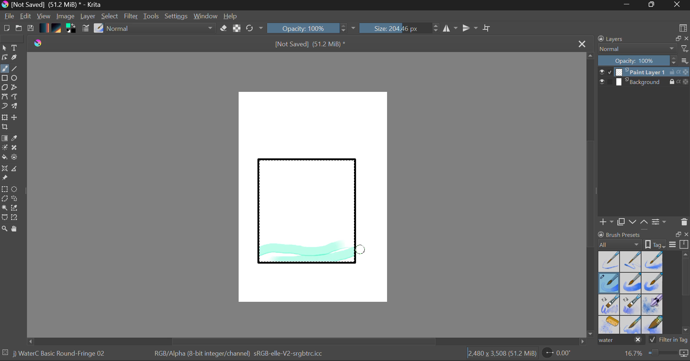  Describe the element at coordinates (5, 148) in the screenshot. I see `Colorize Mask Tool` at that location.